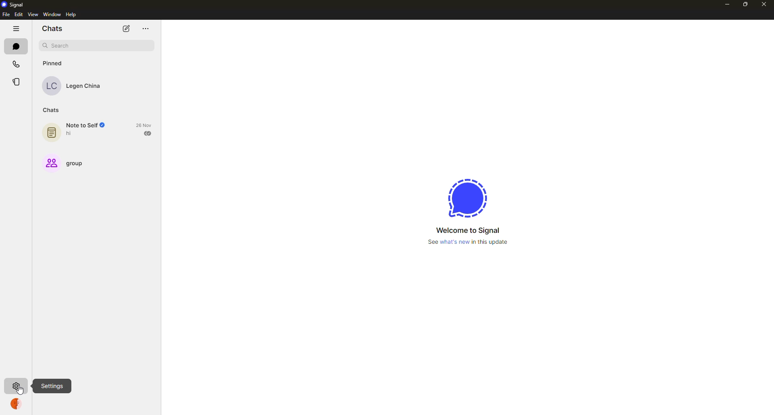  What do you see at coordinates (52, 14) in the screenshot?
I see `window` at bounding box center [52, 14].